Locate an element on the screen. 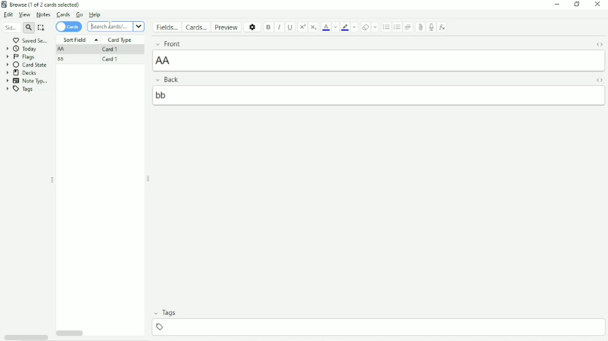 The height and width of the screenshot is (341, 608). Horizontal scrollbar is located at coordinates (26, 338).